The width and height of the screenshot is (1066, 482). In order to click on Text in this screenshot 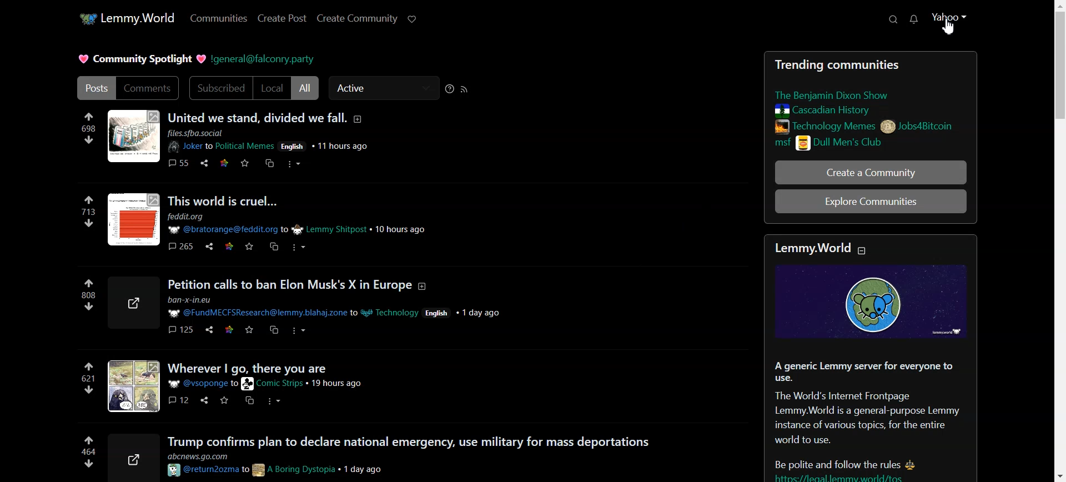, I will do `click(871, 360)`.